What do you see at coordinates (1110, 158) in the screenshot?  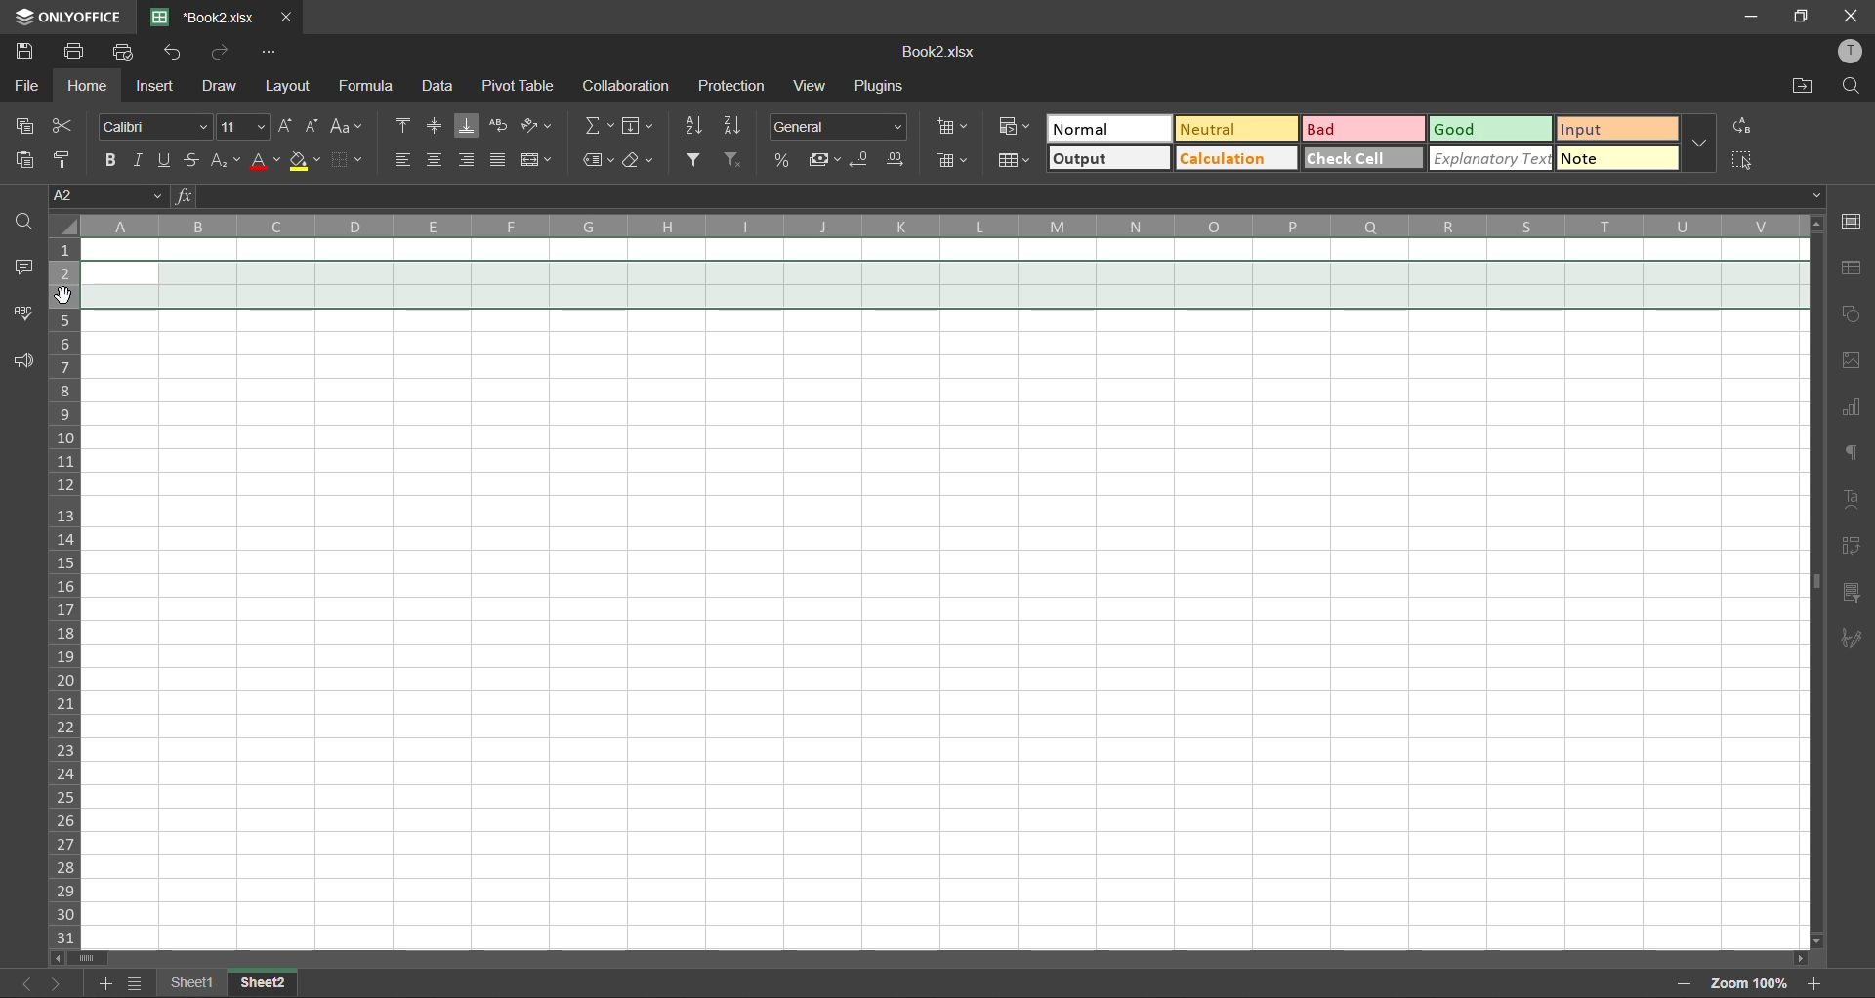 I see `output` at bounding box center [1110, 158].